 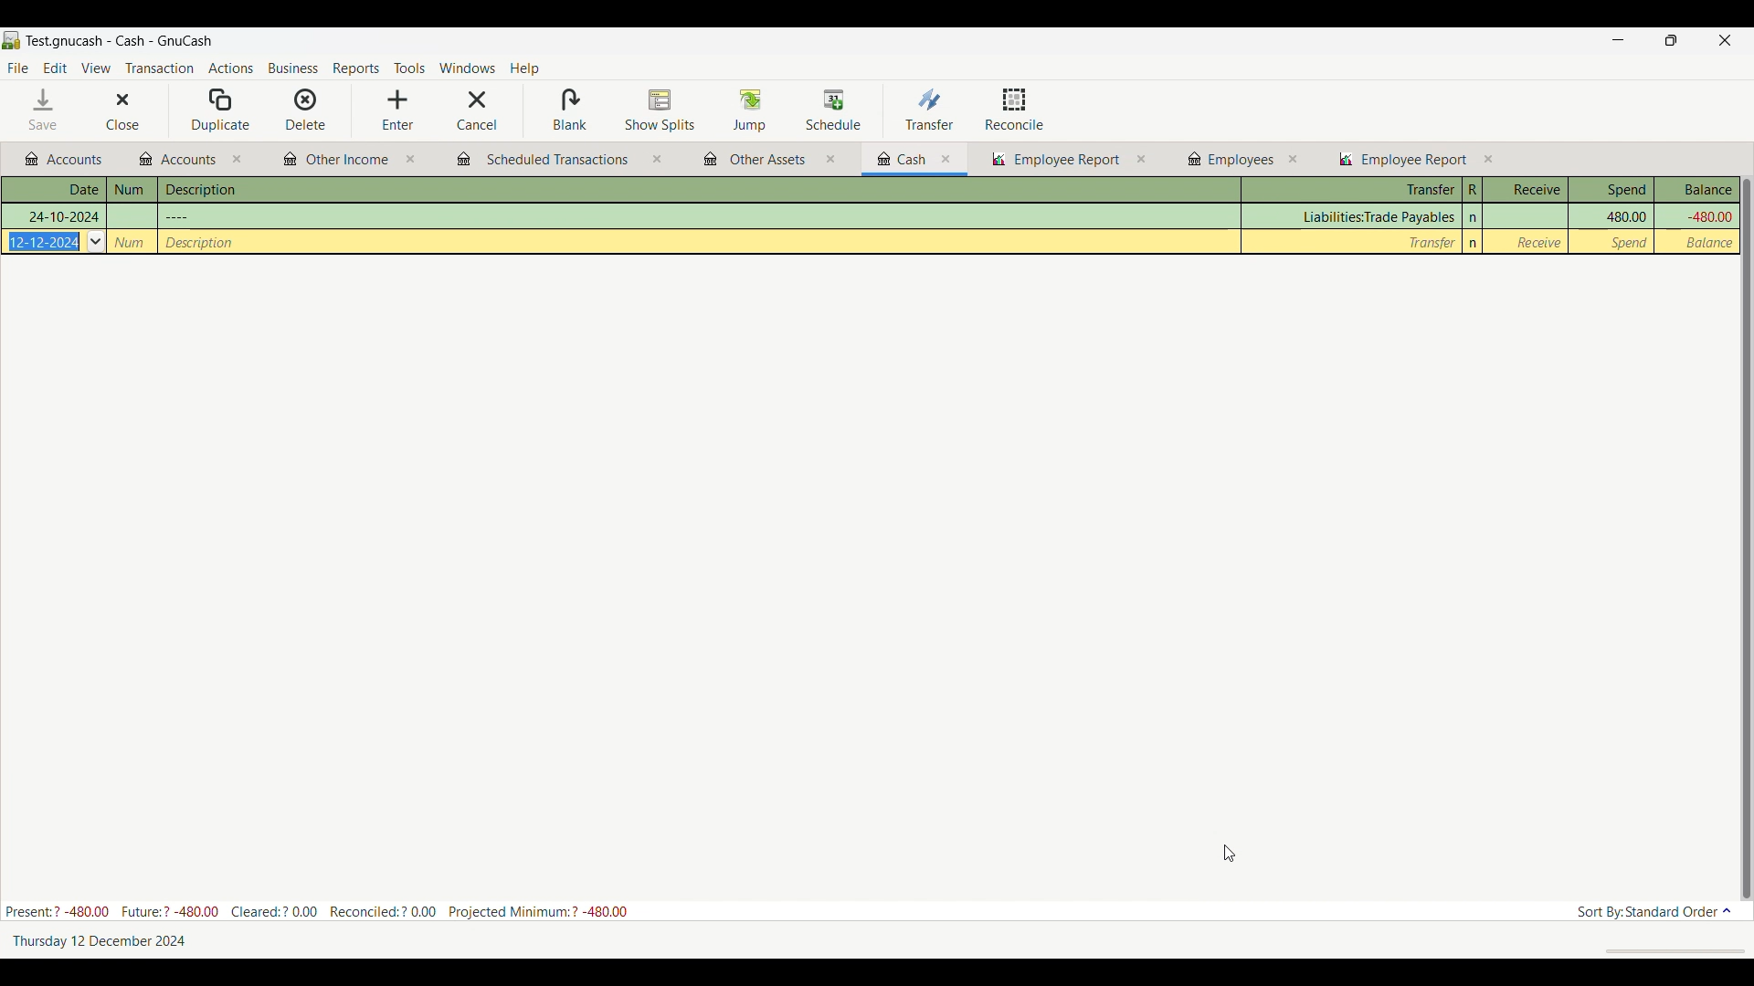 I want to click on Windows menu, so click(x=468, y=68).